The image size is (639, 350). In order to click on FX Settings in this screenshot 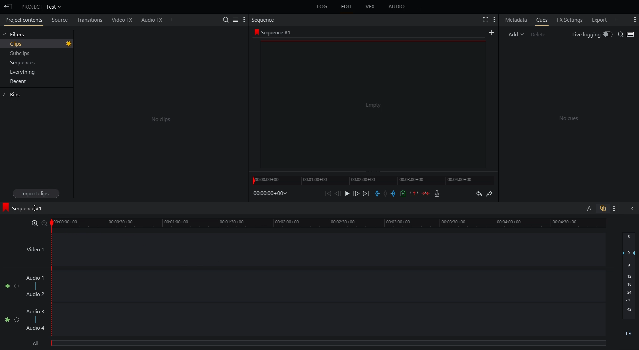, I will do `click(571, 19)`.